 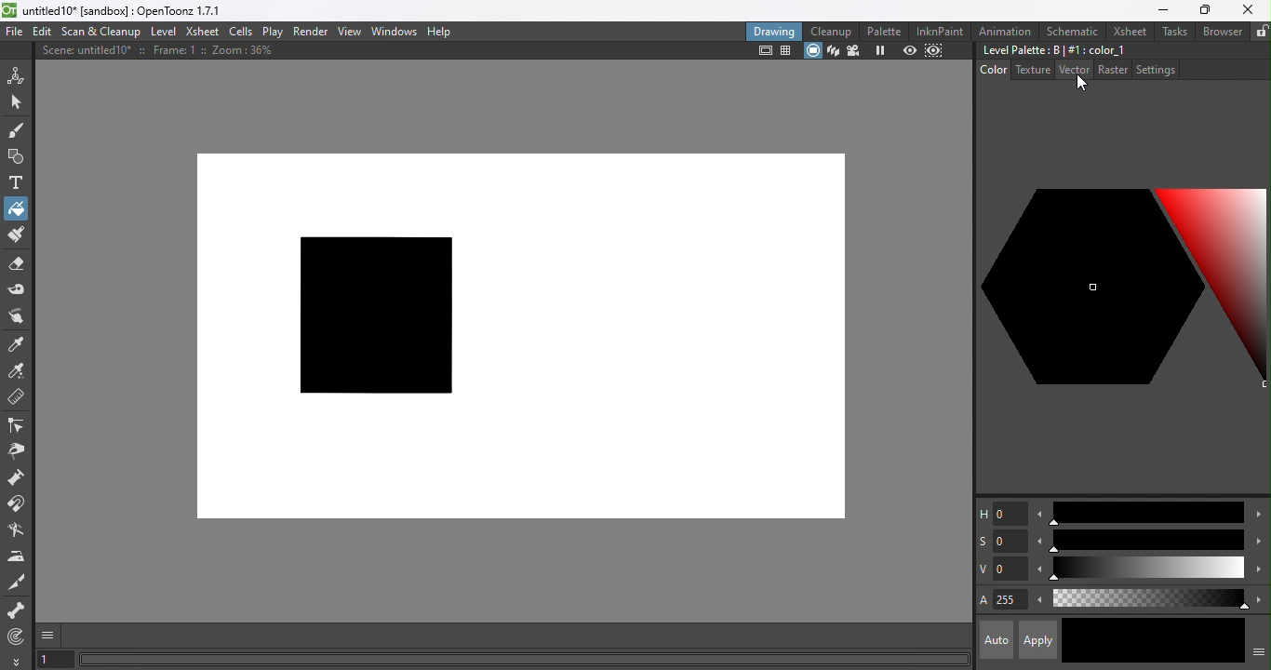 I want to click on Color, so click(x=994, y=69).